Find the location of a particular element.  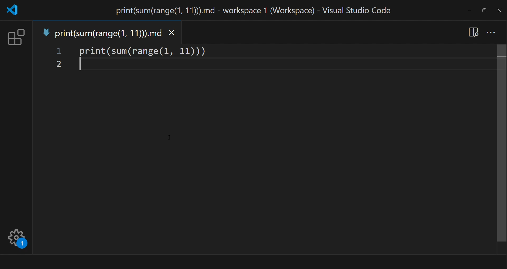

tab name is located at coordinates (101, 32).